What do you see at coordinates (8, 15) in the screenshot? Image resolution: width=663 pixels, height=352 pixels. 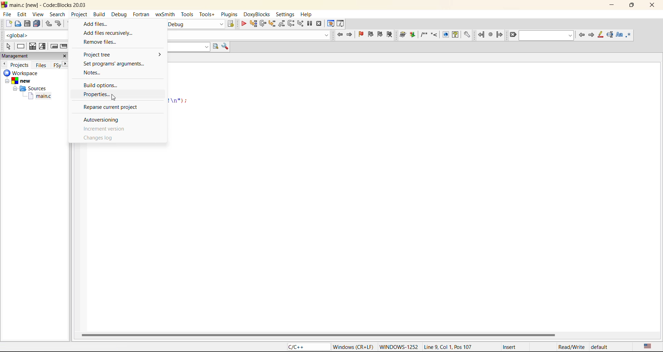 I see `file` at bounding box center [8, 15].